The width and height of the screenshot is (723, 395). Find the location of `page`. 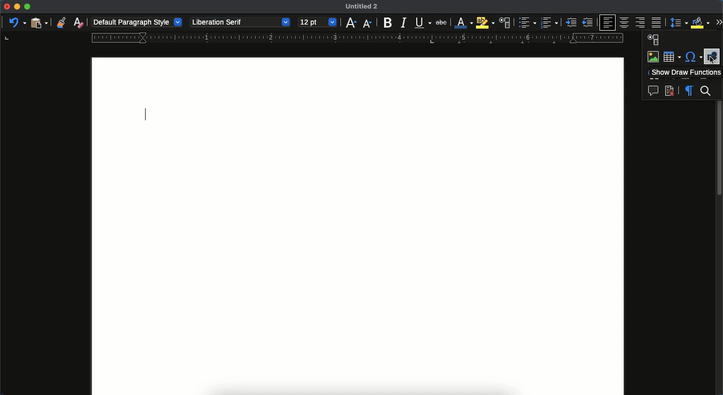

page is located at coordinates (358, 226).